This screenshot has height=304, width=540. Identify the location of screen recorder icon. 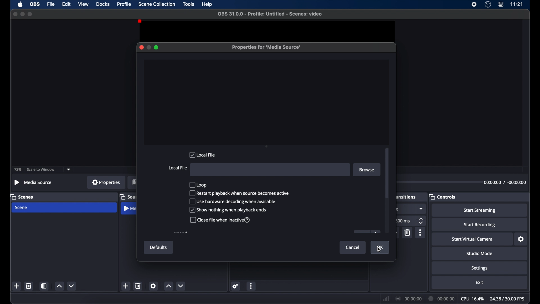
(474, 4).